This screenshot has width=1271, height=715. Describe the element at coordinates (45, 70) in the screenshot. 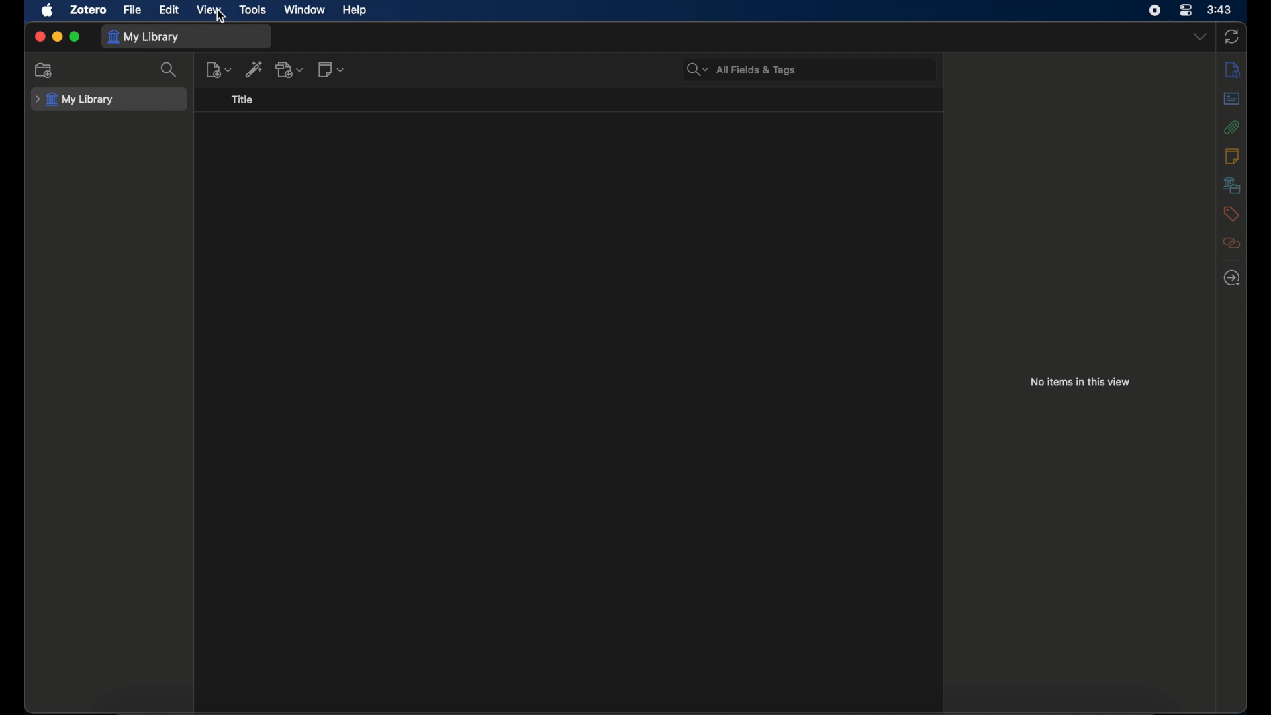

I see `new collection` at that location.